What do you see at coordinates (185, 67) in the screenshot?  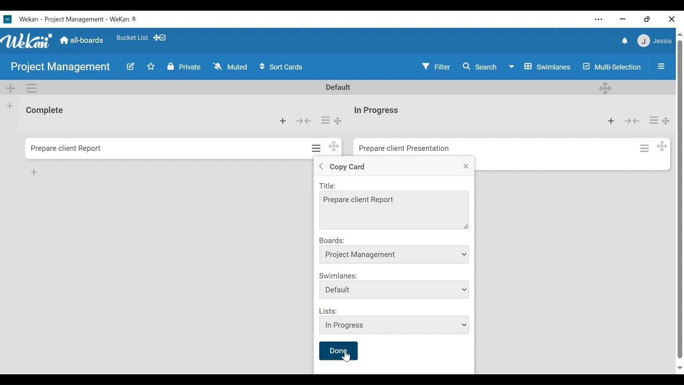 I see `Private` at bounding box center [185, 67].